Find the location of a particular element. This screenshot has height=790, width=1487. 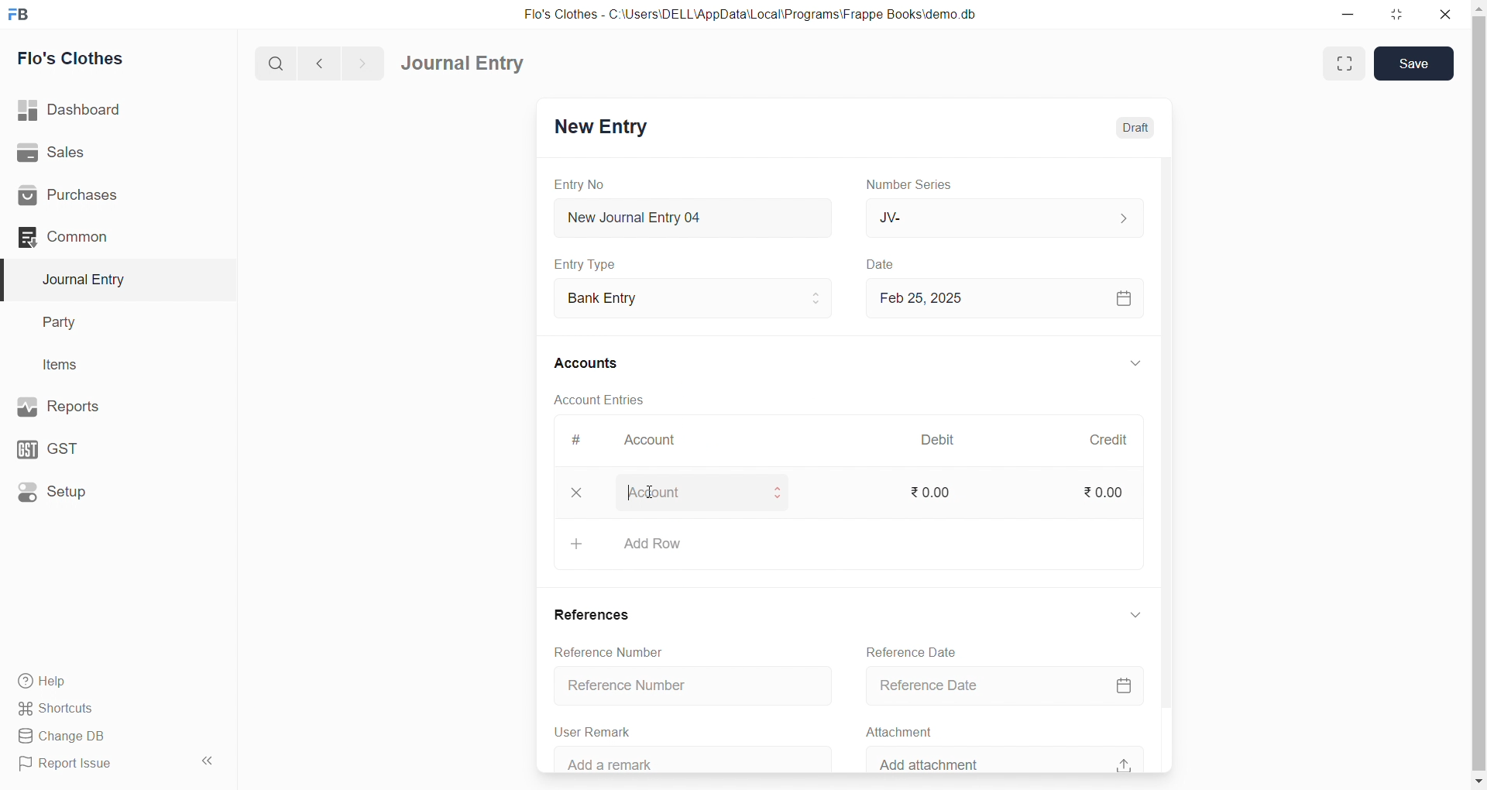

Expand Window is located at coordinates (1342, 64).